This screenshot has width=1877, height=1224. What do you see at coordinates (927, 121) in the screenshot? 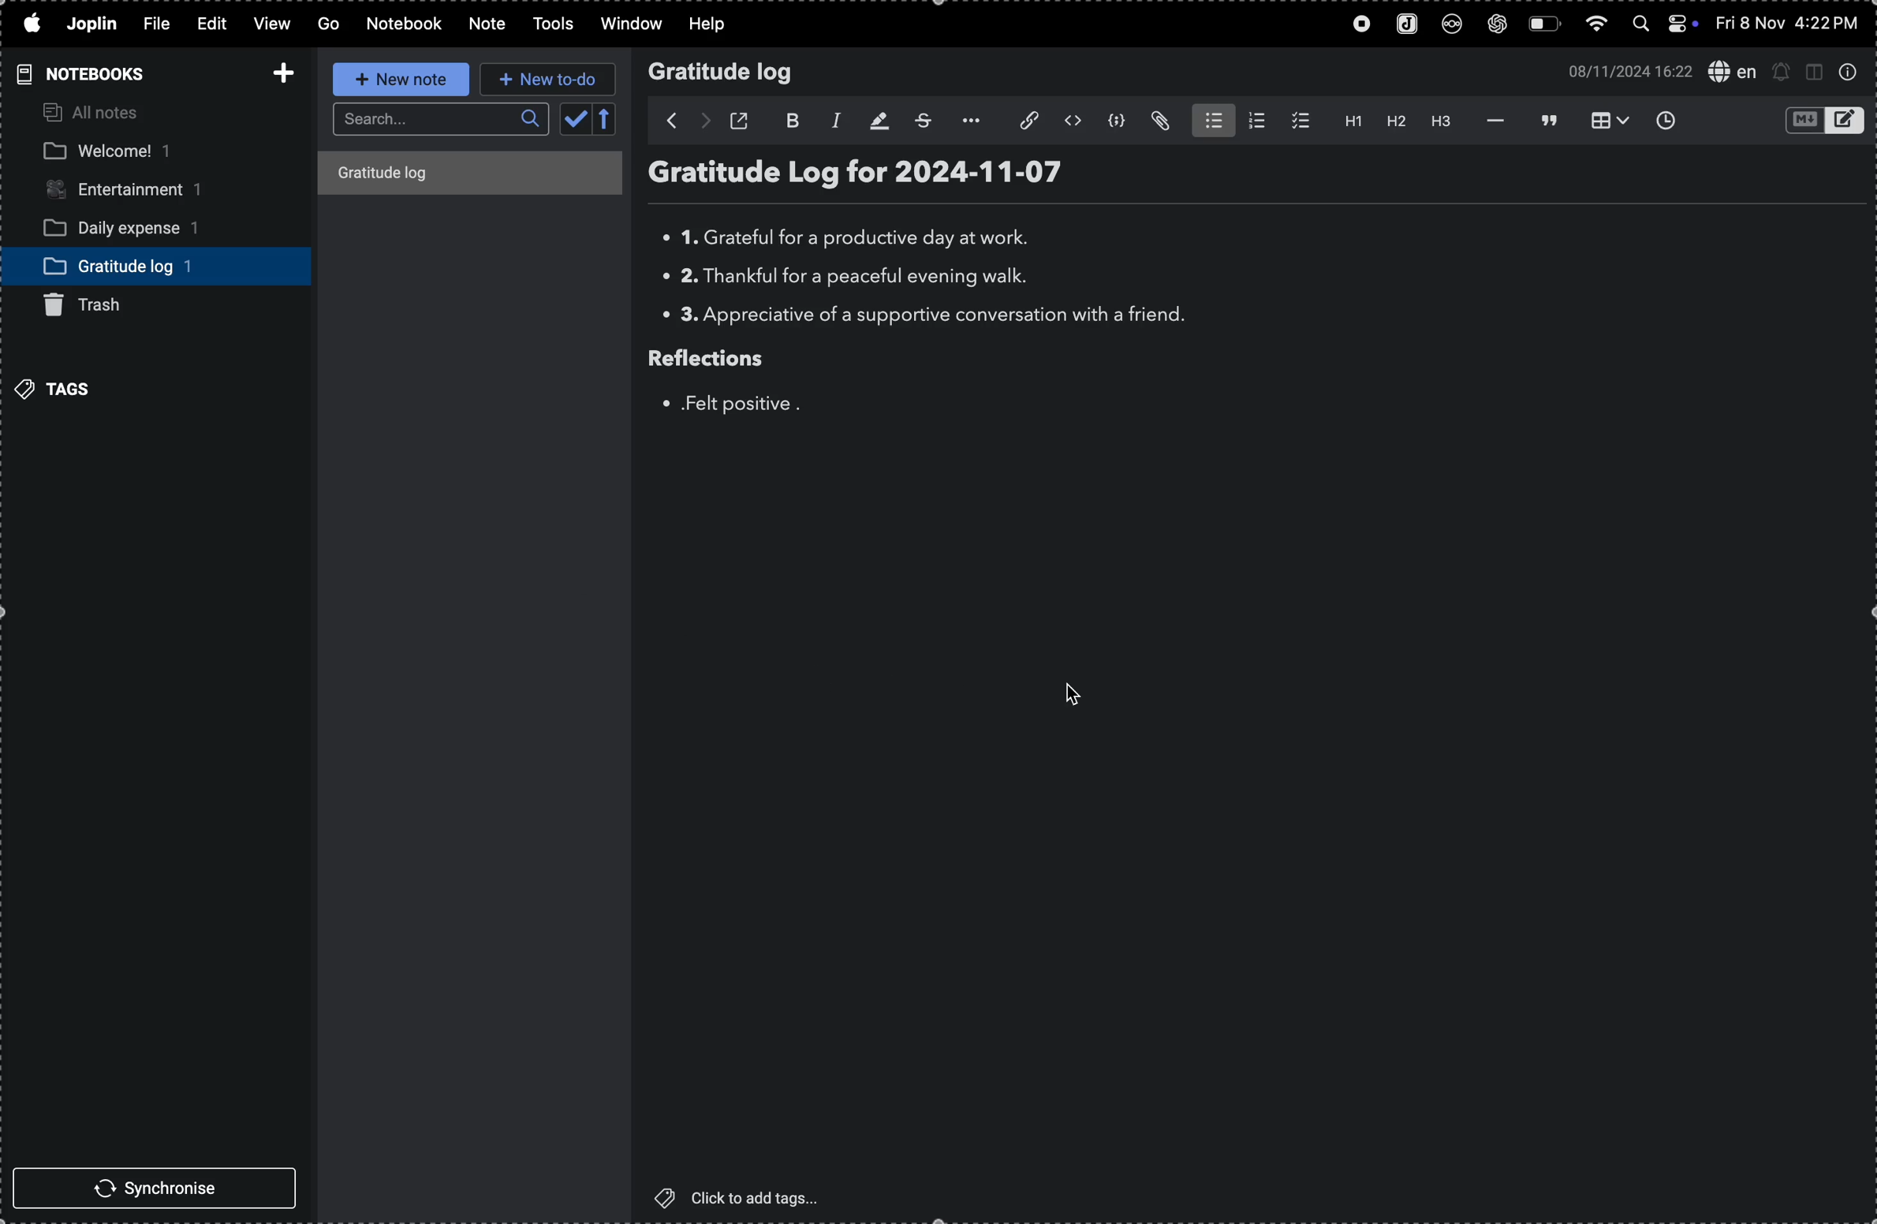
I see `strike  through` at bounding box center [927, 121].